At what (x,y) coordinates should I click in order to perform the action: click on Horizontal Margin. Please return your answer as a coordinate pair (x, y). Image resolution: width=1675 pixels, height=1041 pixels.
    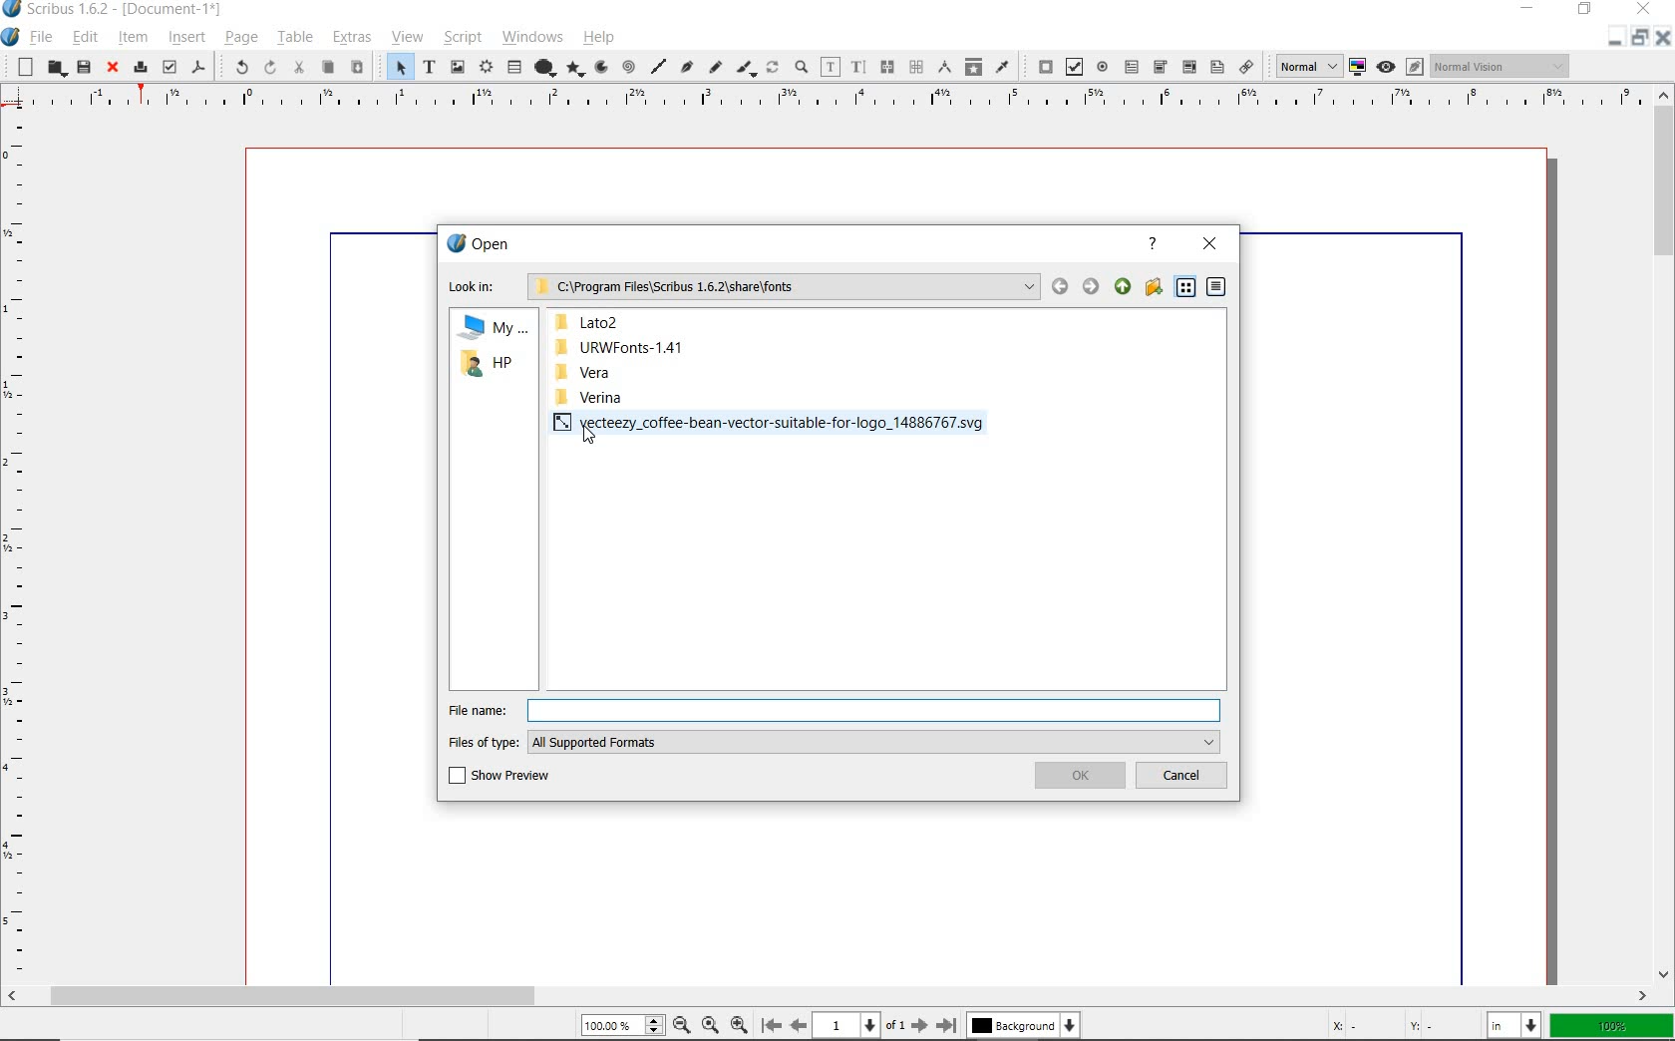
    Looking at the image, I should click on (824, 101).